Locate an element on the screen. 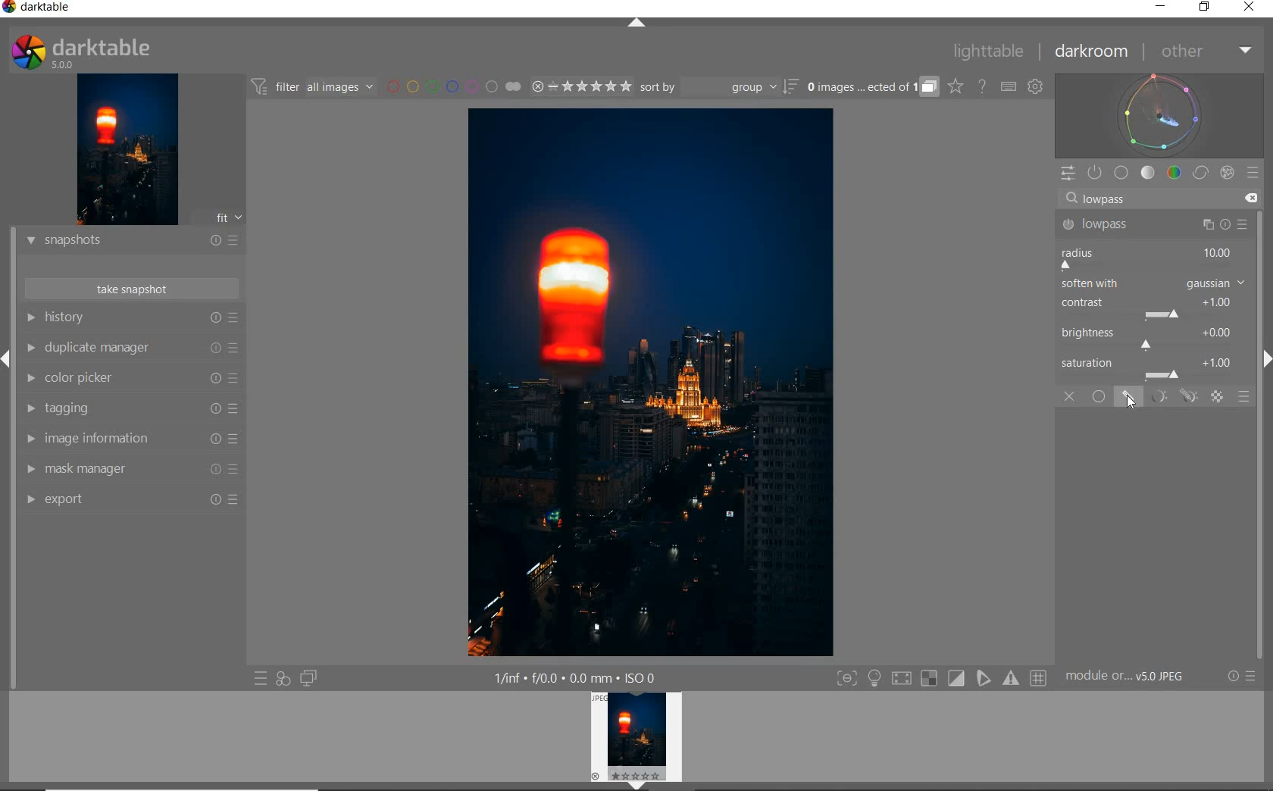  BRIGHTNESS is located at coordinates (1153, 337).